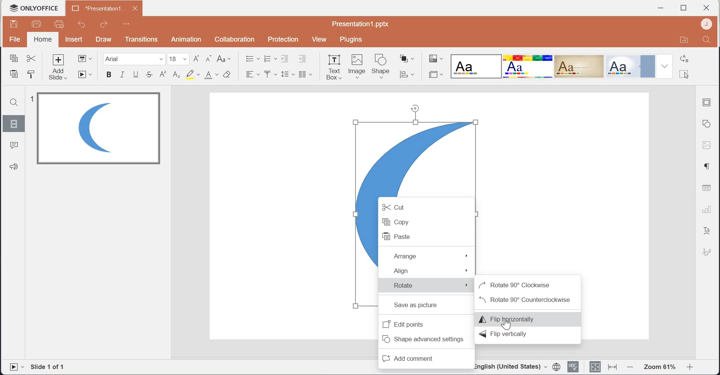 This screenshot has height=375, width=720. What do you see at coordinates (333, 66) in the screenshot?
I see `Text Box` at bounding box center [333, 66].